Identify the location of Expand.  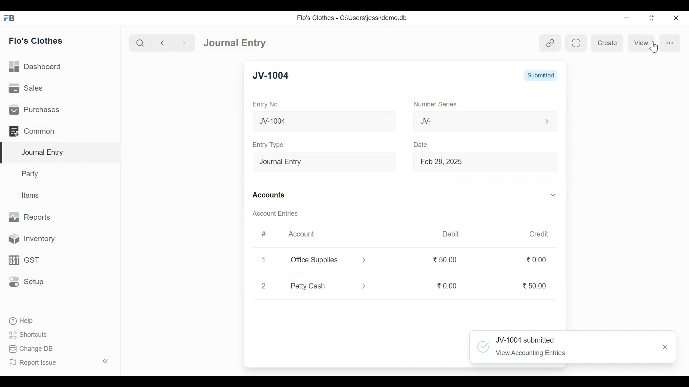
(386, 162).